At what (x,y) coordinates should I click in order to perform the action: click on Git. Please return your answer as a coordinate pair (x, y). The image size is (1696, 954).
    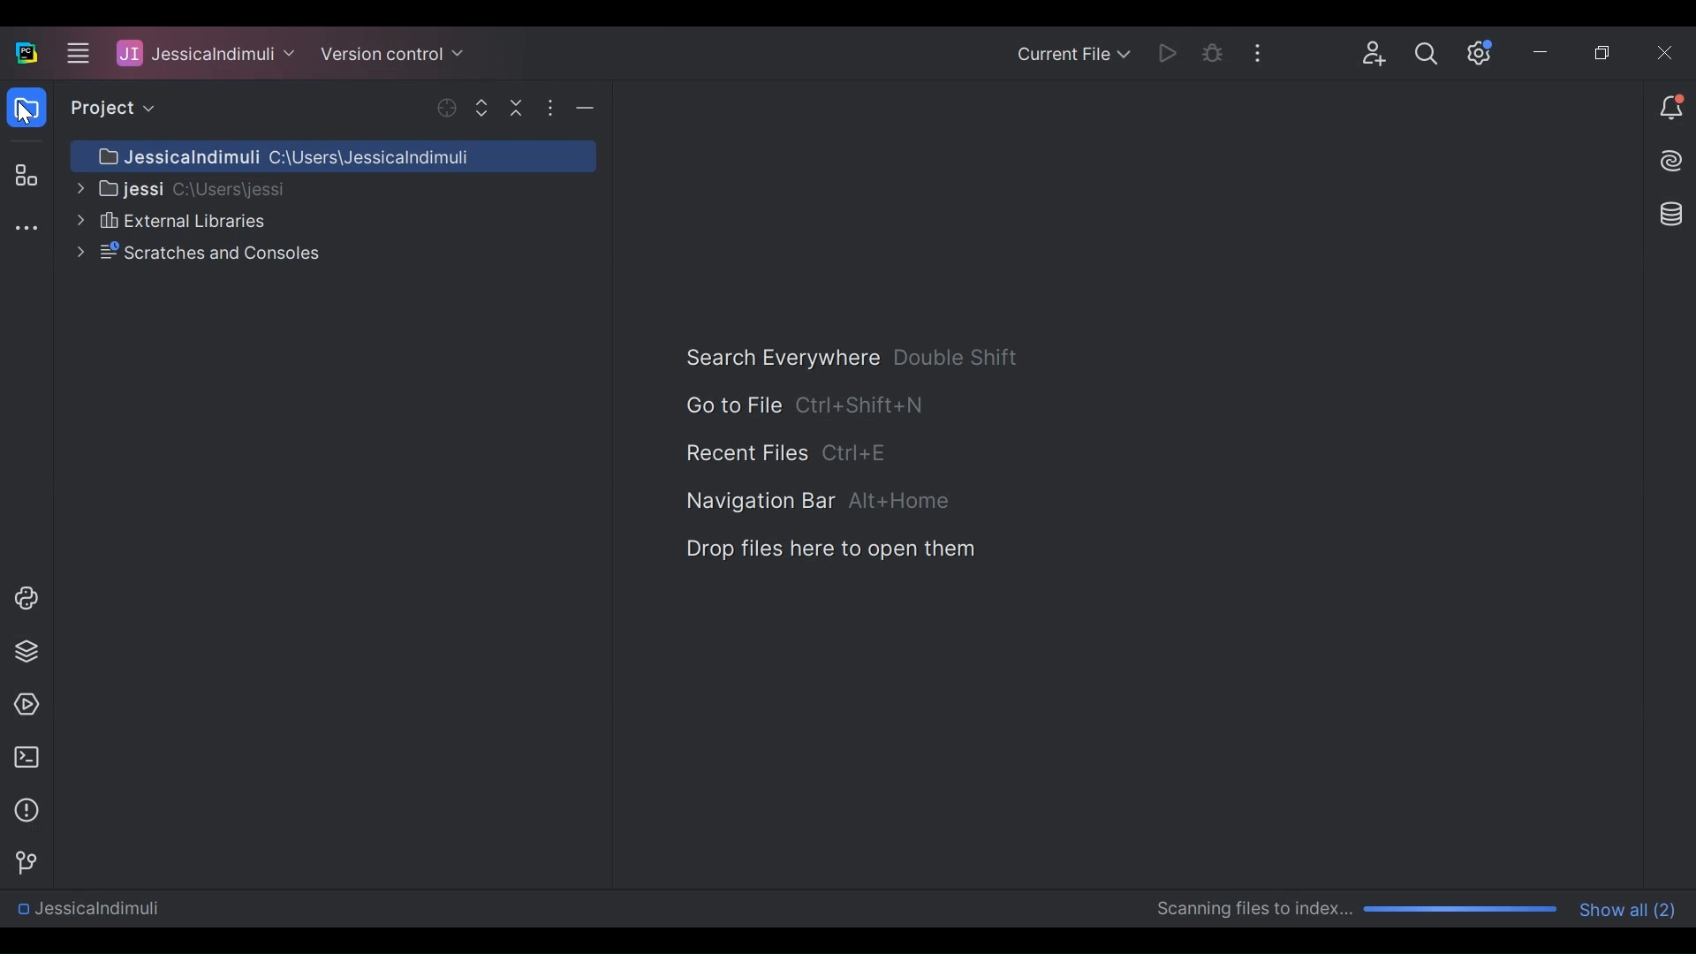
    Looking at the image, I should click on (20, 859).